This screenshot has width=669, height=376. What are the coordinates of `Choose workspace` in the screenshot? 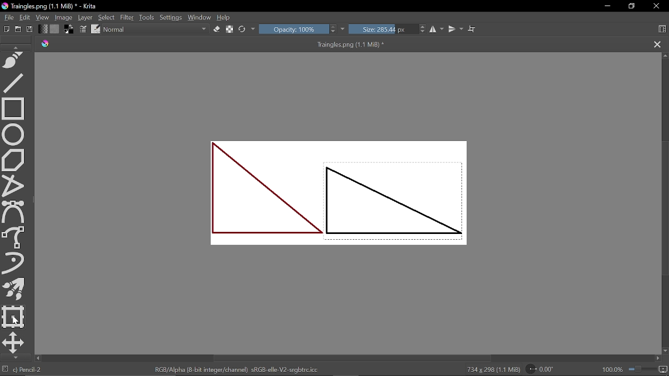 It's located at (662, 30).